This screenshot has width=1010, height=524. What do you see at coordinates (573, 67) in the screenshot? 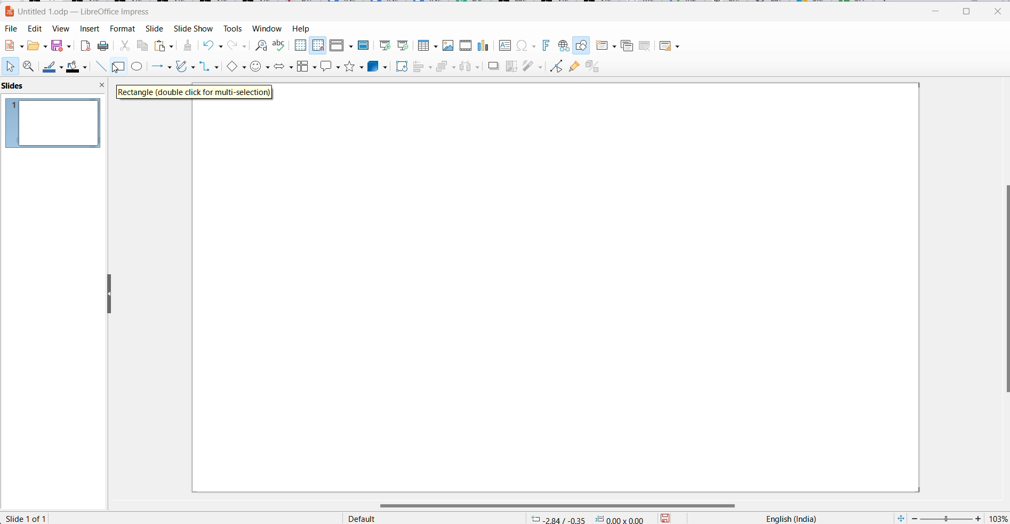
I see `show glue point function` at bounding box center [573, 67].